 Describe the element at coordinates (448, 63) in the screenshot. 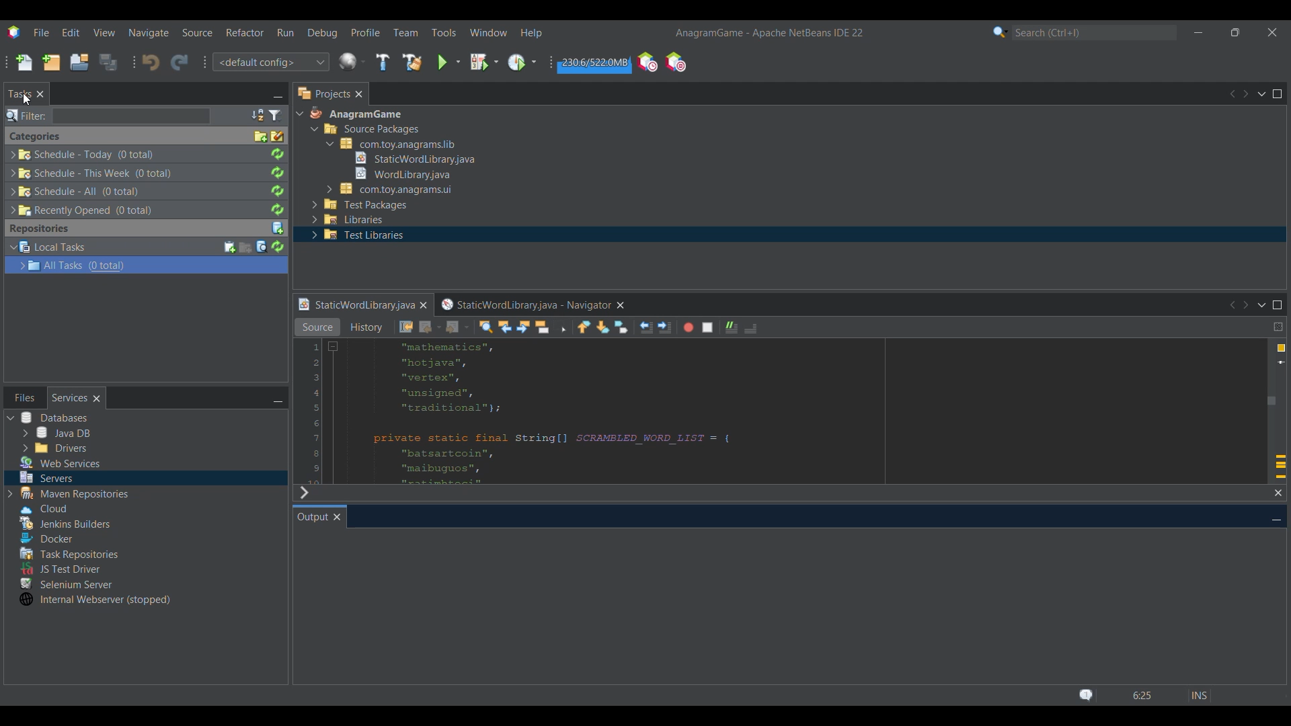

I see `Run main project` at that location.